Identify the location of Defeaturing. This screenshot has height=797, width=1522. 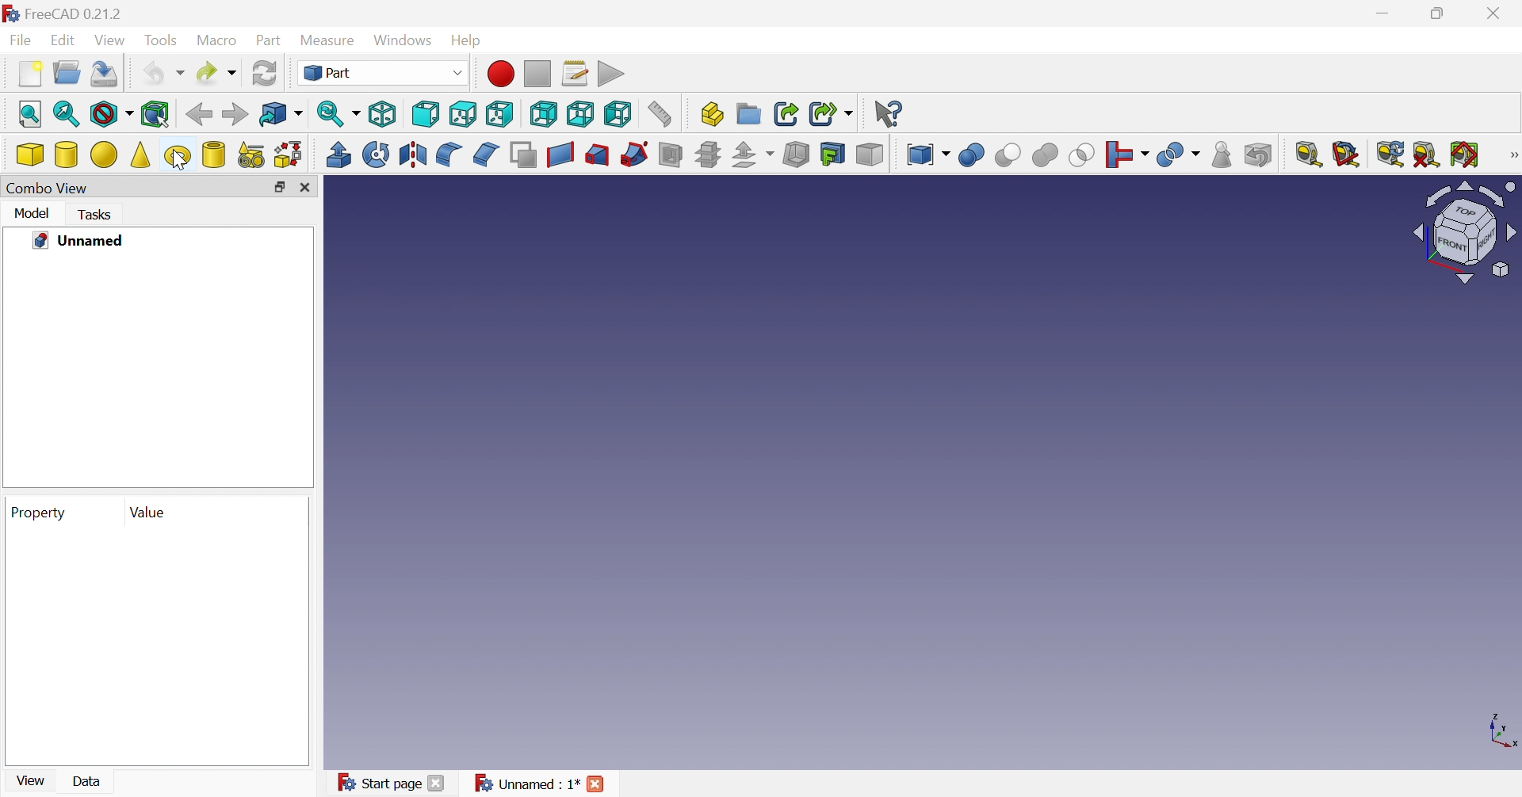
(1256, 154).